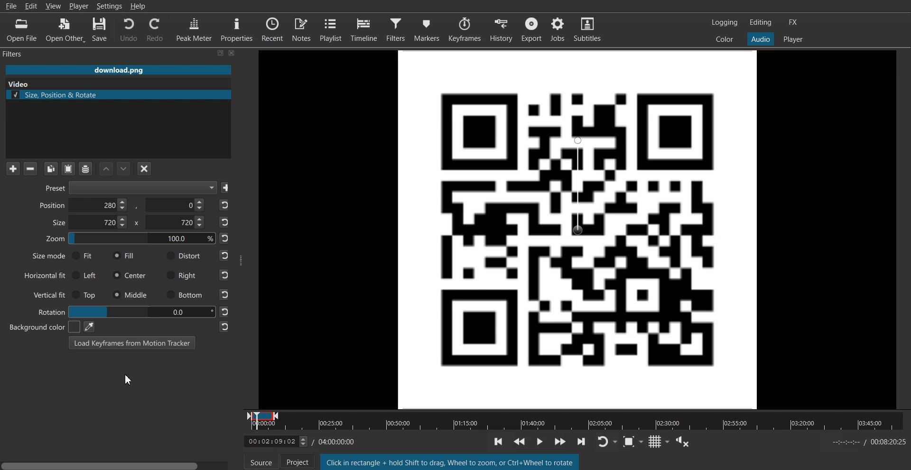 Image resolution: width=911 pixels, height=470 pixels. What do you see at coordinates (140, 311) in the screenshot?
I see `00` at bounding box center [140, 311].